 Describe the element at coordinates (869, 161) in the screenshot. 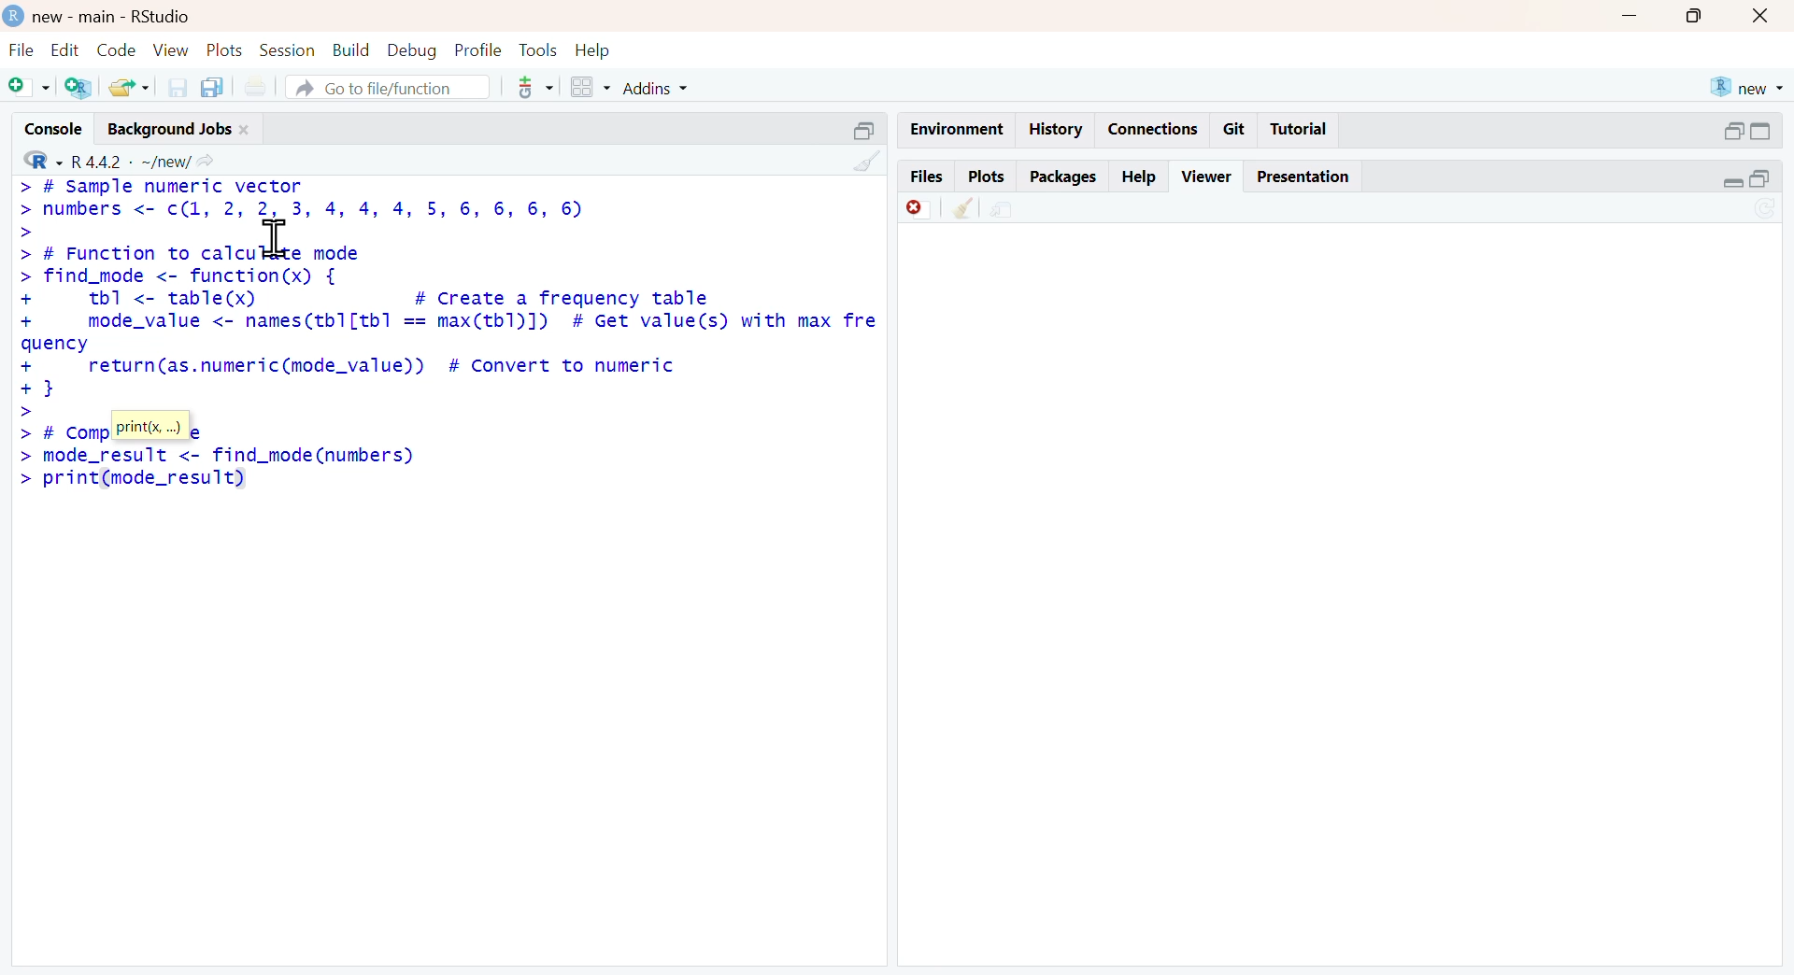

I see `clean` at that location.